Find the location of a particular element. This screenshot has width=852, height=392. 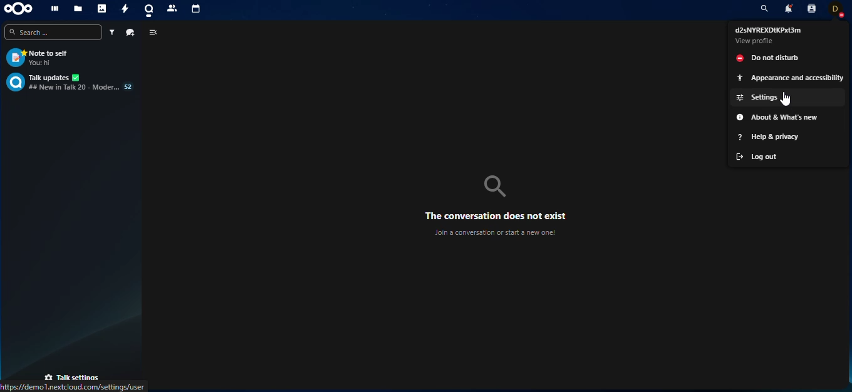

dashboard is located at coordinates (55, 9).